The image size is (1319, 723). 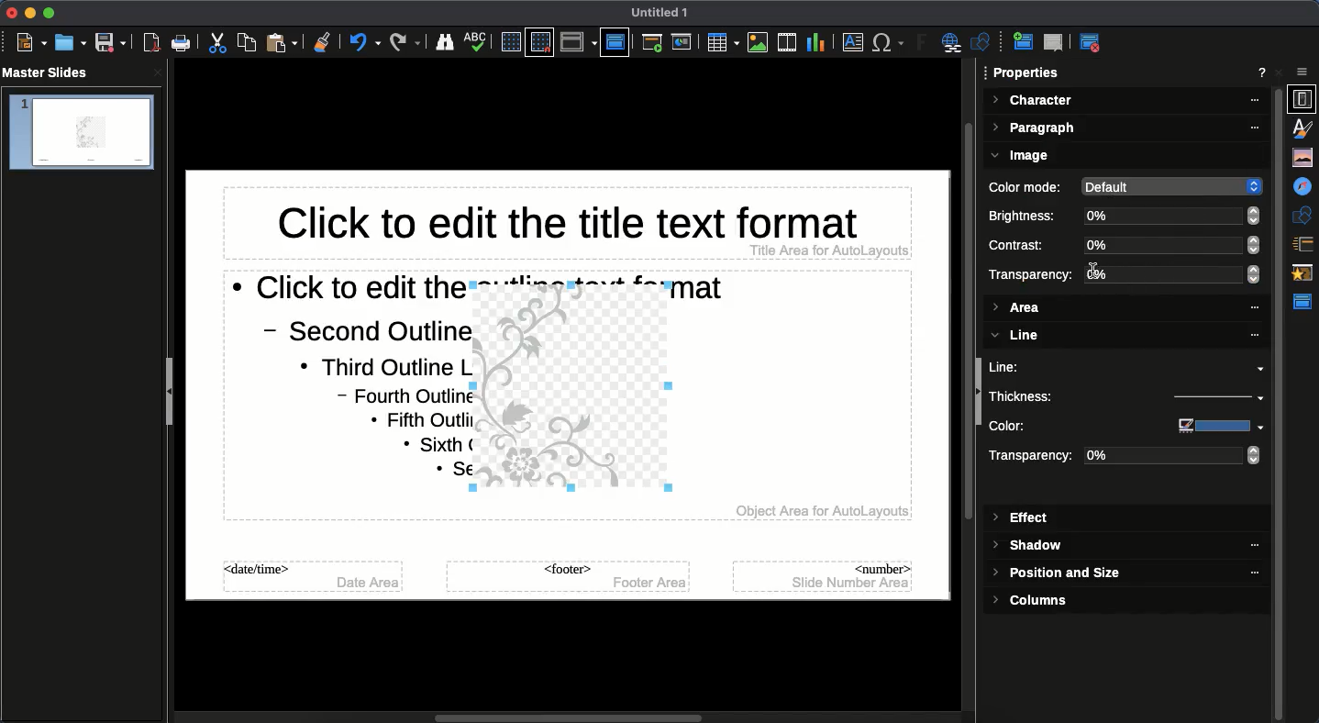 I want to click on New master, so click(x=1021, y=43).